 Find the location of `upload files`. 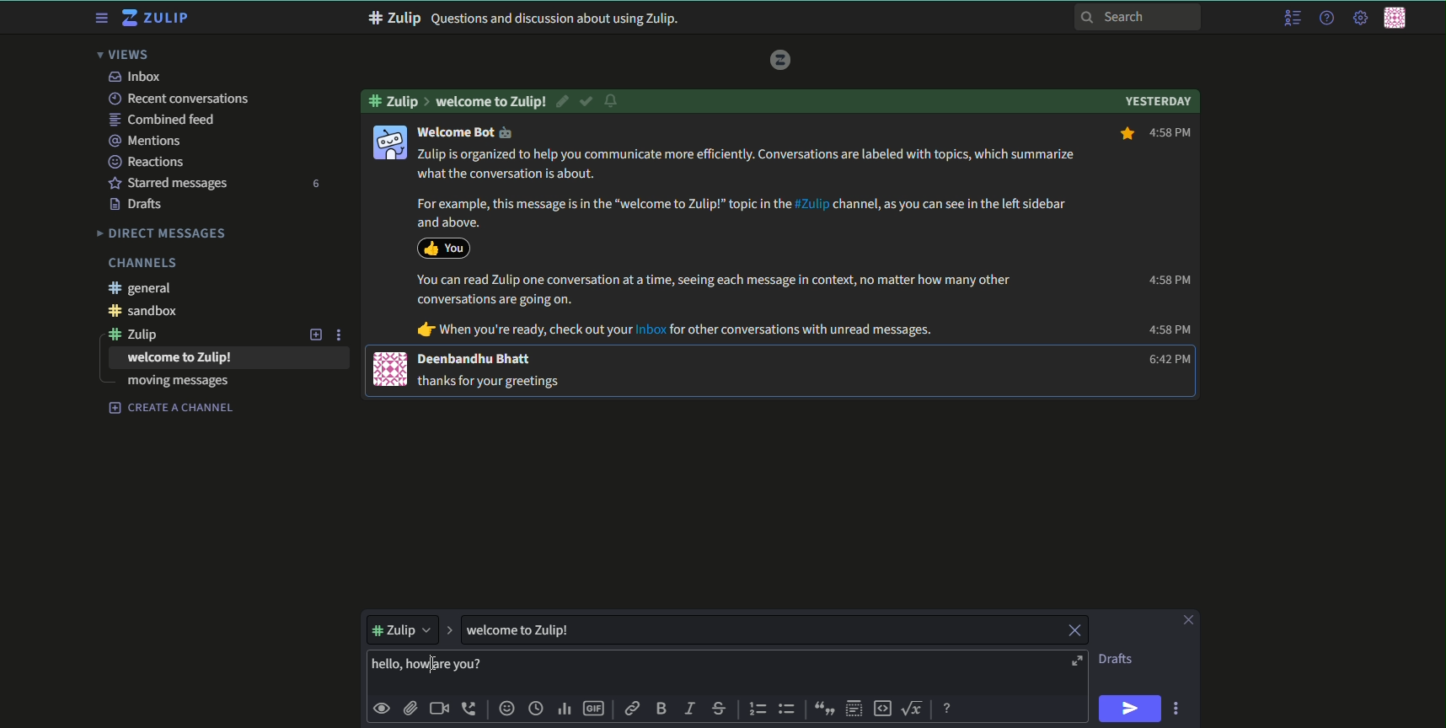

upload files is located at coordinates (410, 707).